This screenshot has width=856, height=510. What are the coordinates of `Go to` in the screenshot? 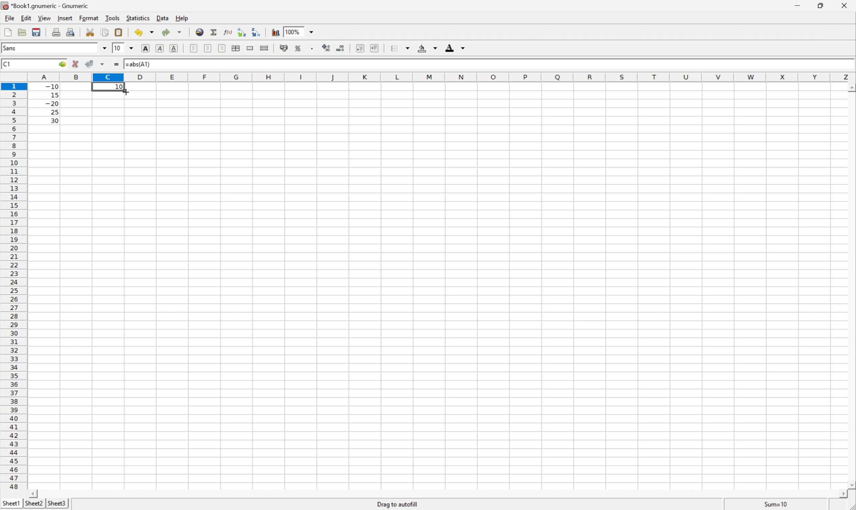 It's located at (61, 64).